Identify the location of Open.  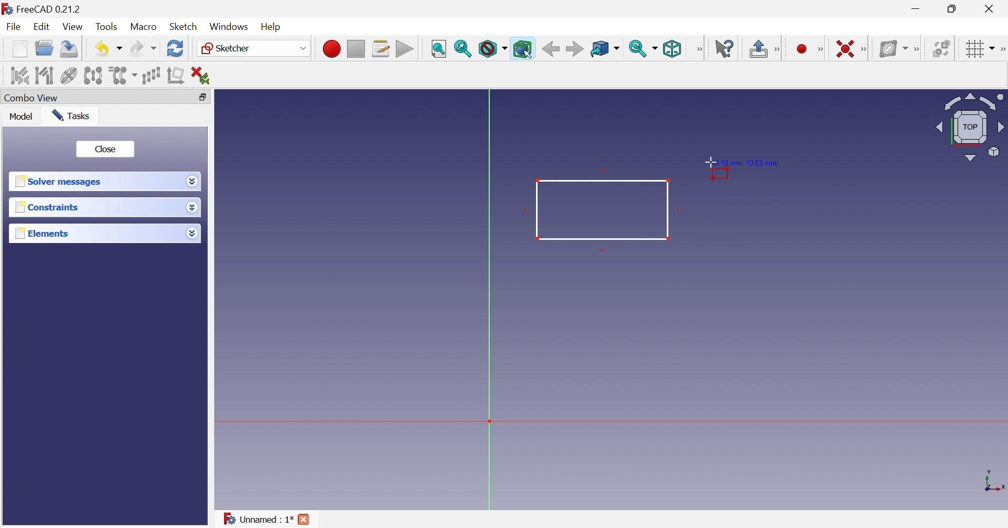
(45, 48).